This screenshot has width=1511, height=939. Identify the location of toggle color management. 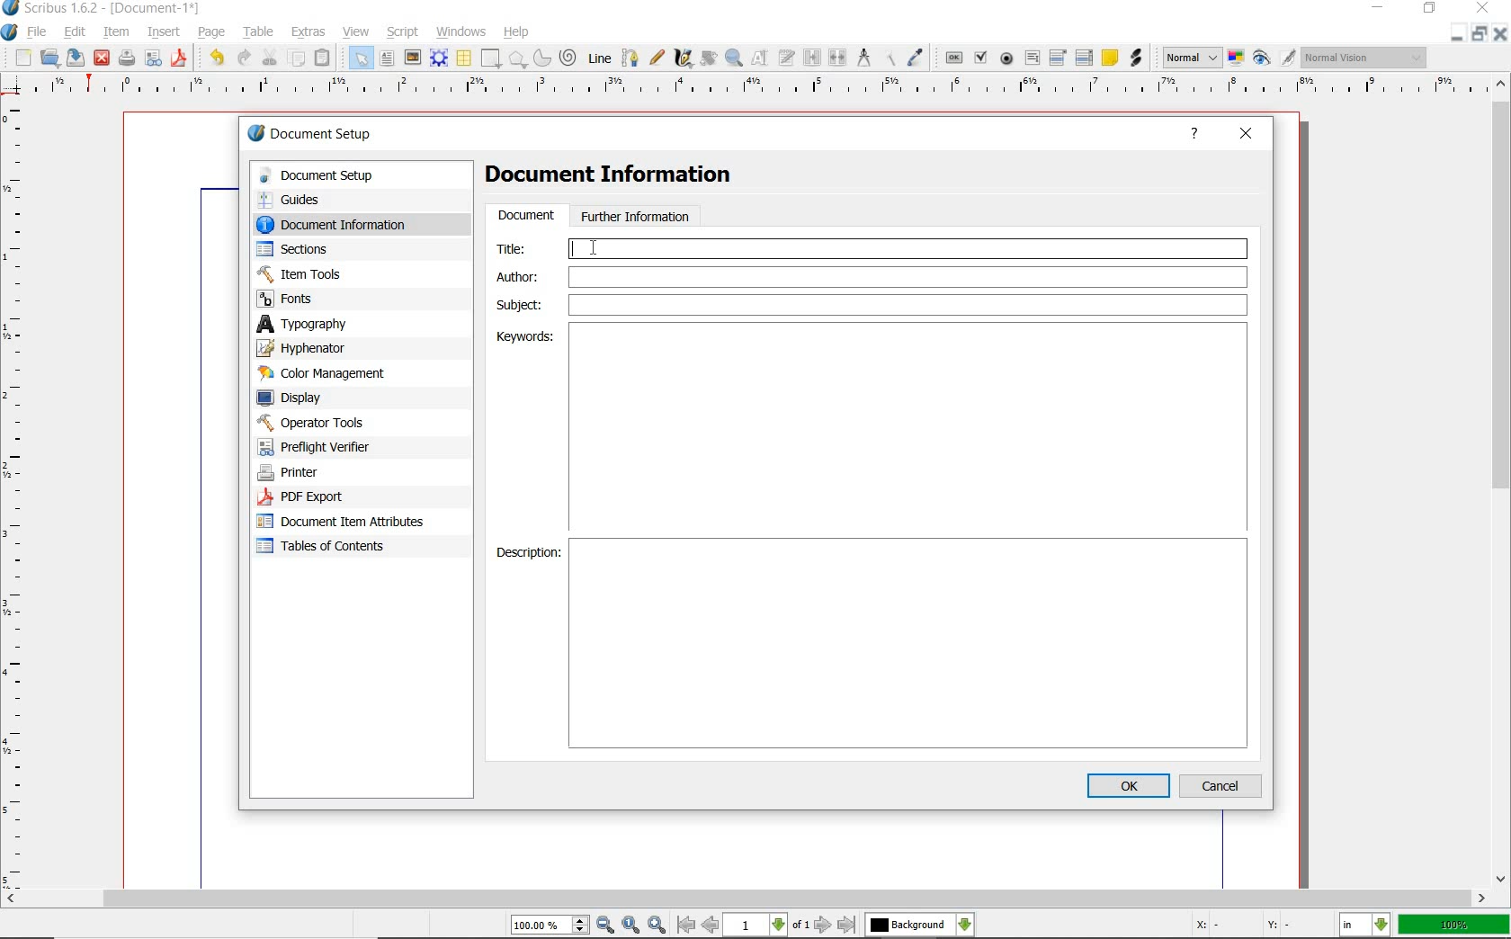
(1236, 58).